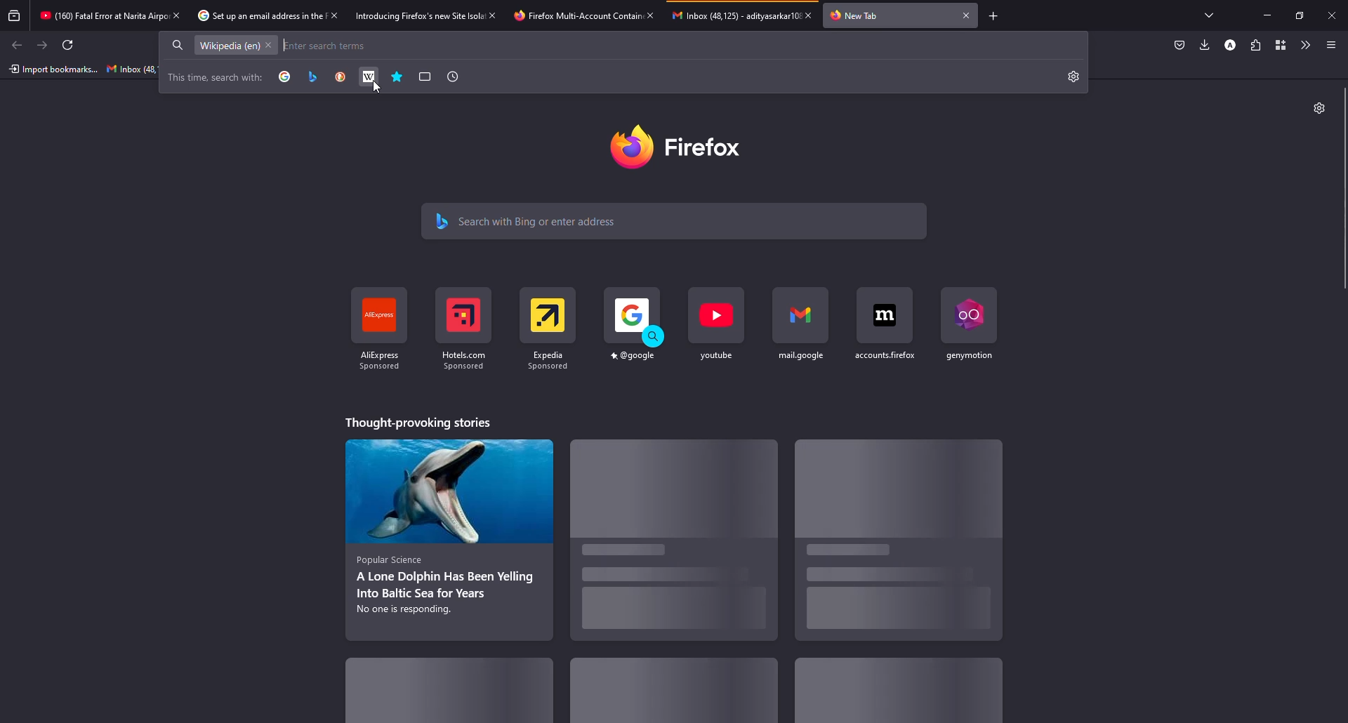  Describe the element at coordinates (681, 145) in the screenshot. I see `firefox` at that location.